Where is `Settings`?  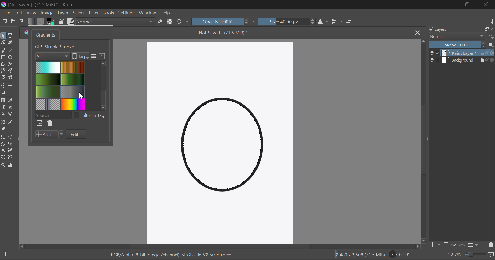
Settings is located at coordinates (126, 13).